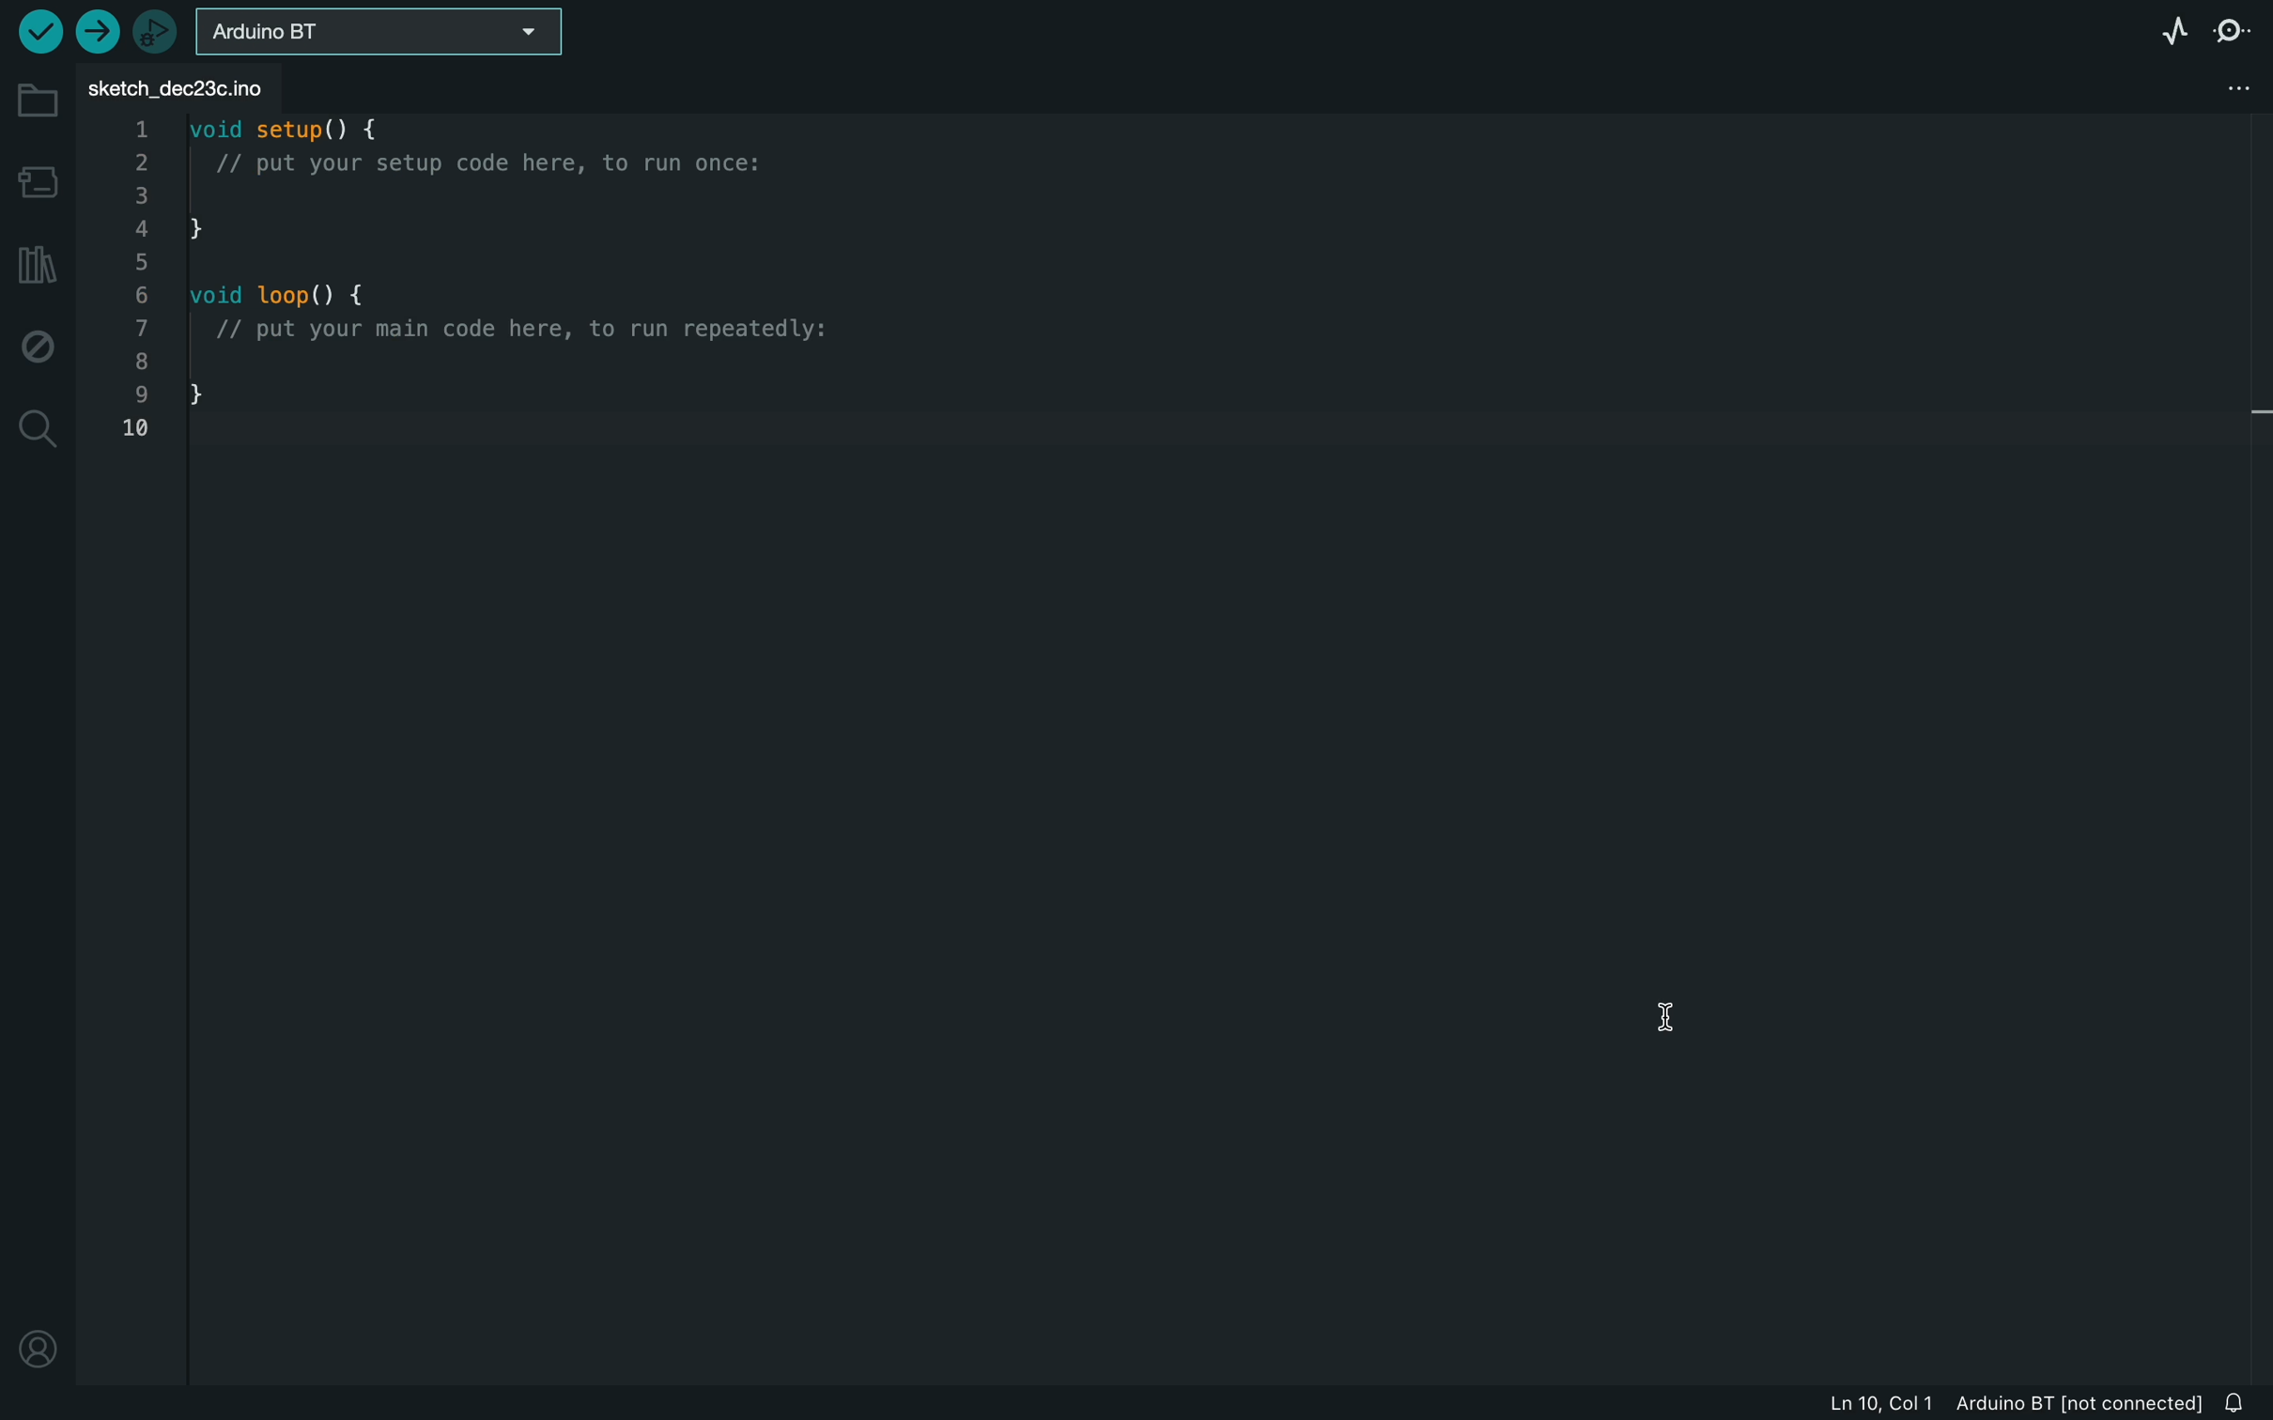 The image size is (2273, 1420). Describe the element at coordinates (2225, 85) in the screenshot. I see `file settings` at that location.